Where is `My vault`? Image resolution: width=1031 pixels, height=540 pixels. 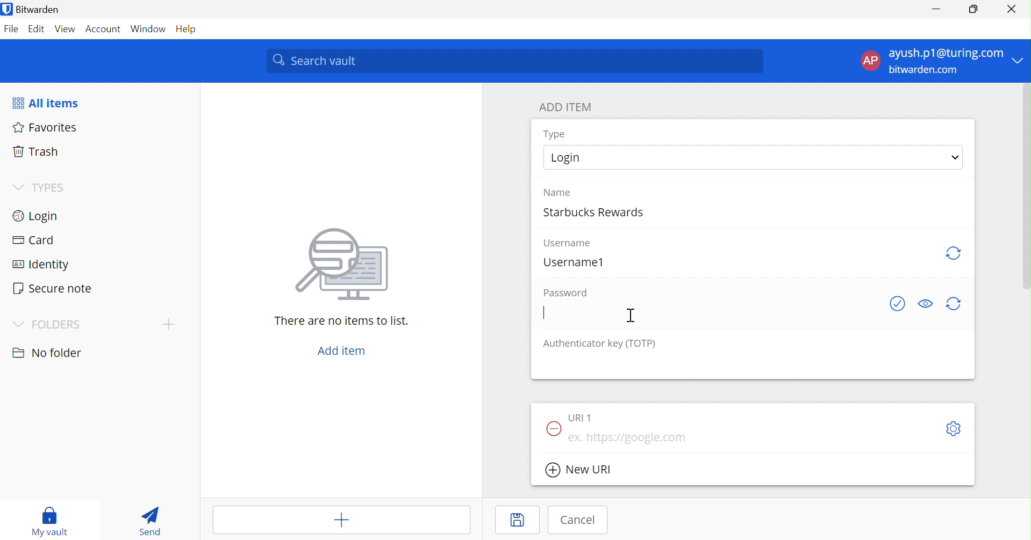 My vault is located at coordinates (53, 522).